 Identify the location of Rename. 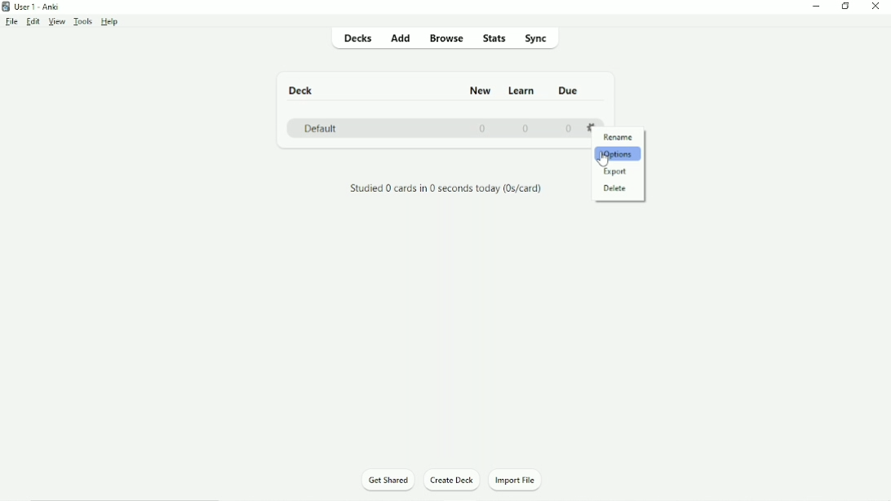
(618, 138).